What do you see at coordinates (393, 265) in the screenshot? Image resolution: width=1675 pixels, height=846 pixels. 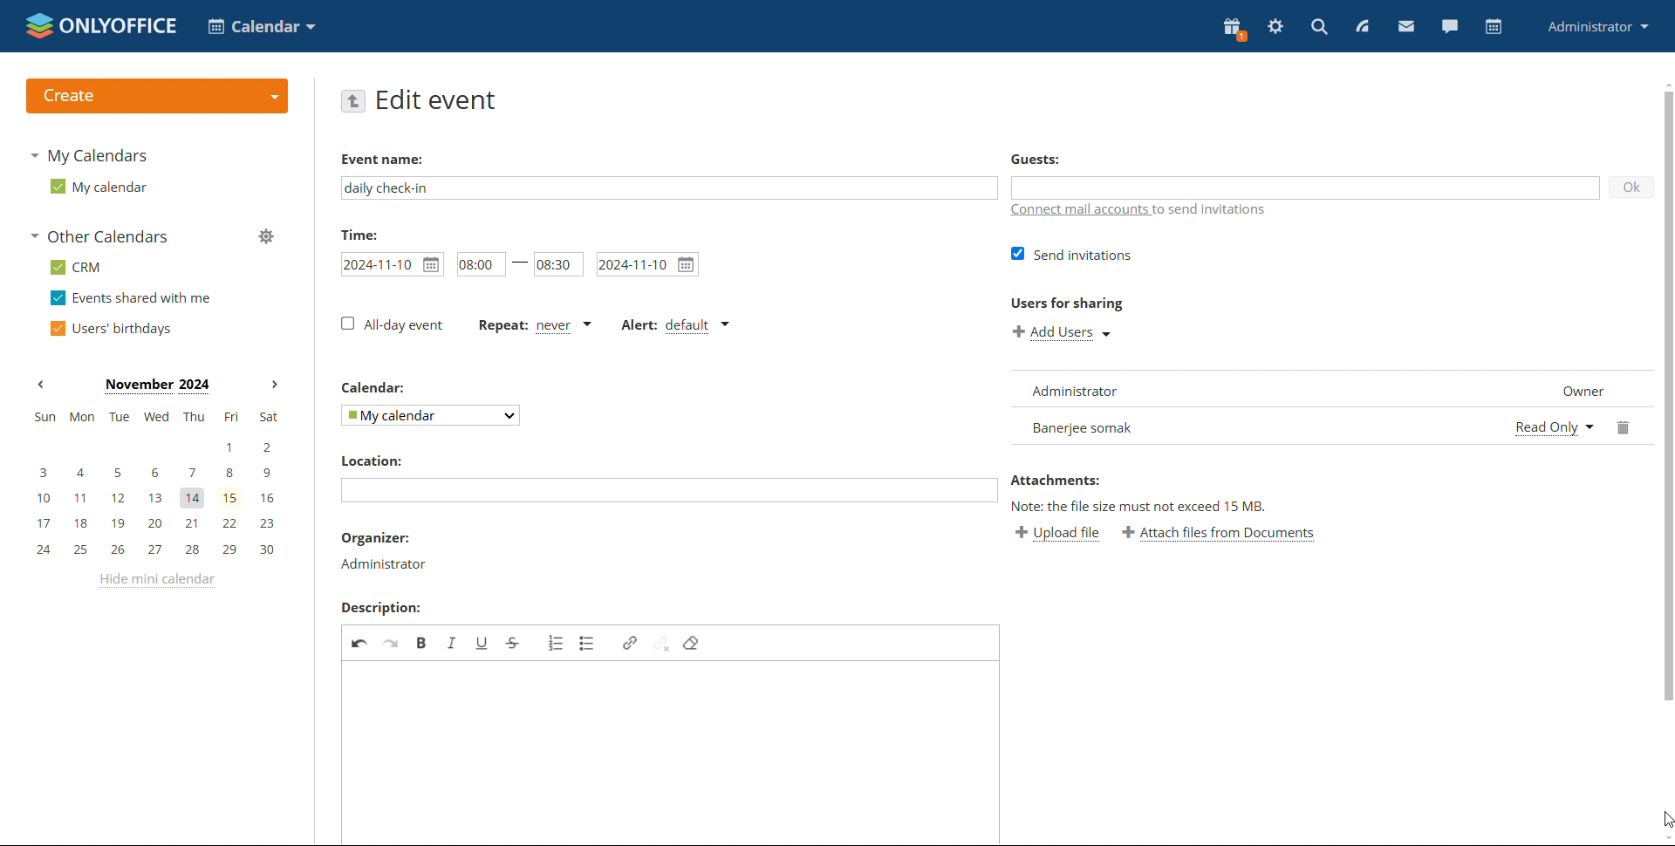 I see `start date` at bounding box center [393, 265].